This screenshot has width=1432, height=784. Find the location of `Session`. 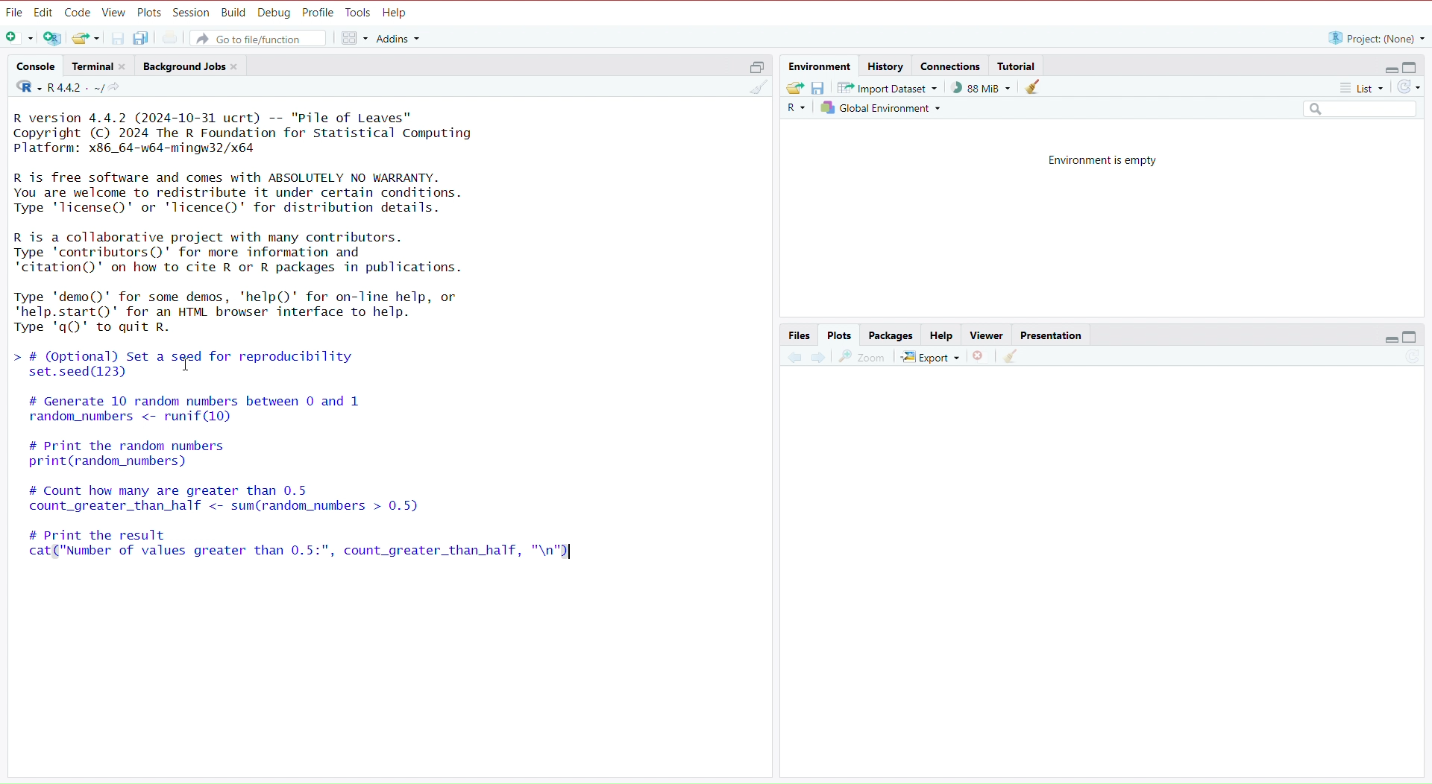

Session is located at coordinates (192, 13).